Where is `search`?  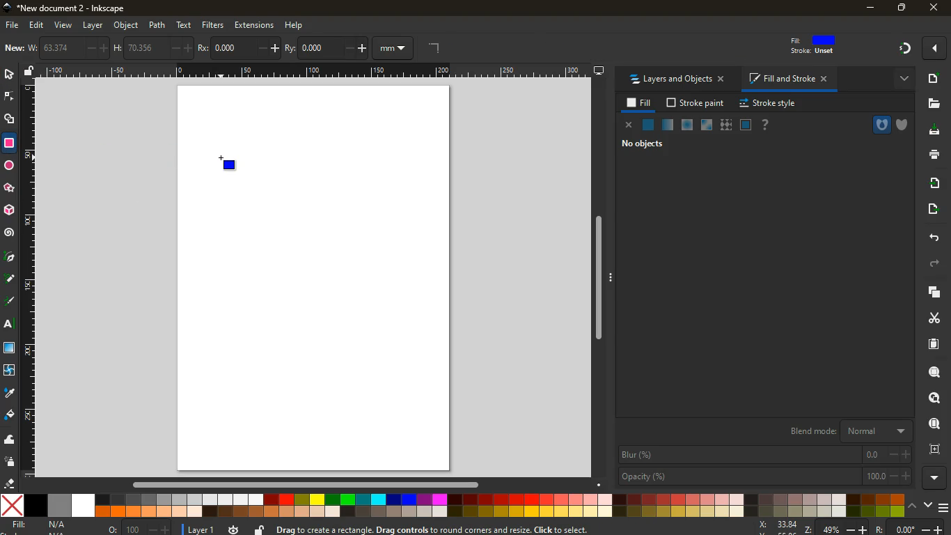
search is located at coordinates (934, 372).